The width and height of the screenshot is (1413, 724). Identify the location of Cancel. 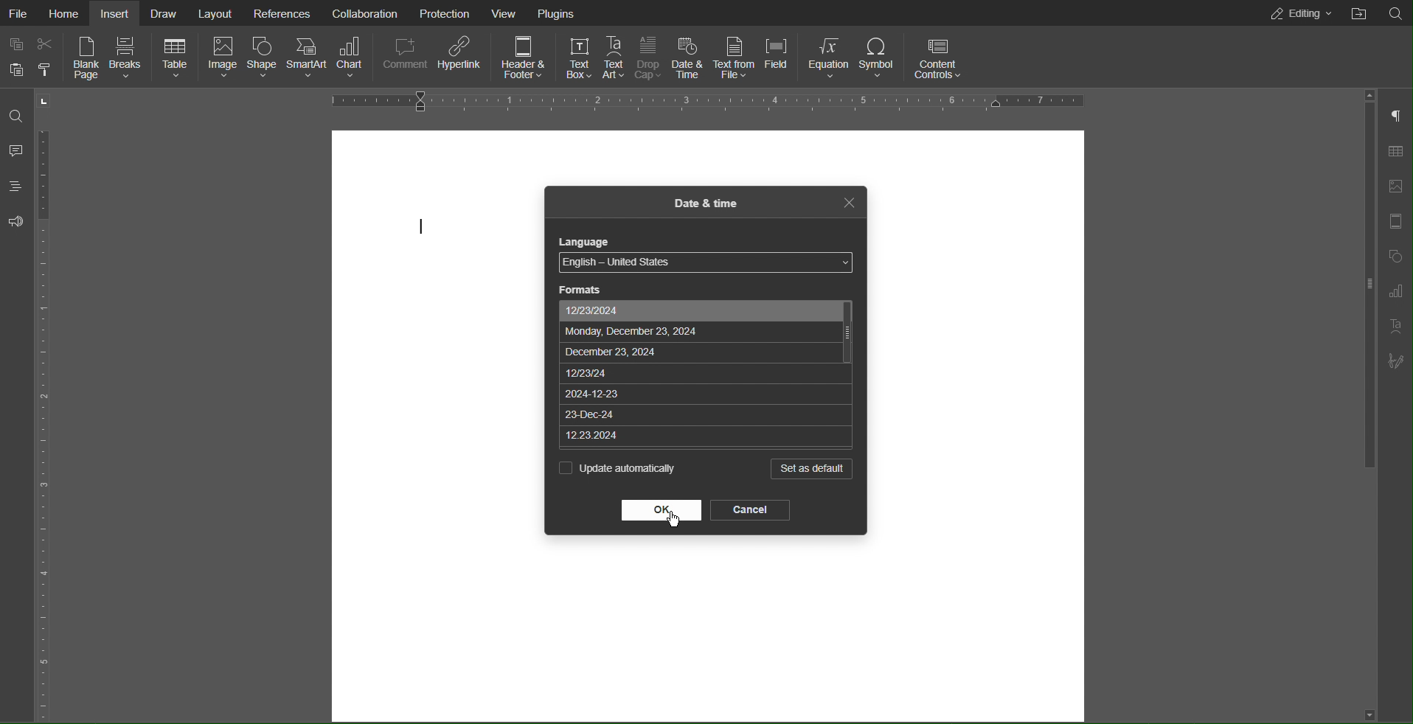
(750, 510).